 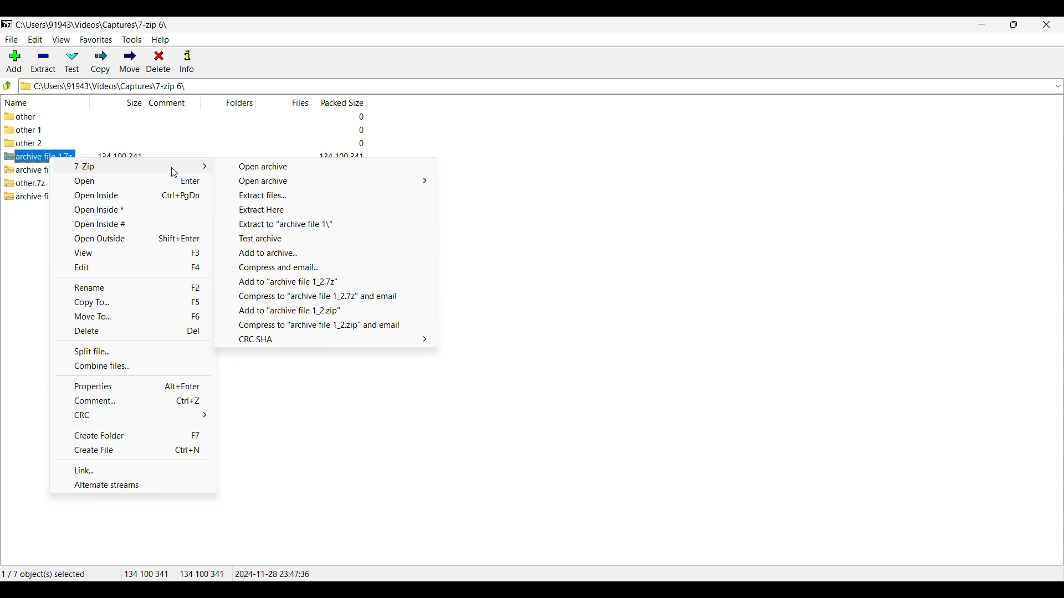 I want to click on Open archive, so click(x=326, y=181).